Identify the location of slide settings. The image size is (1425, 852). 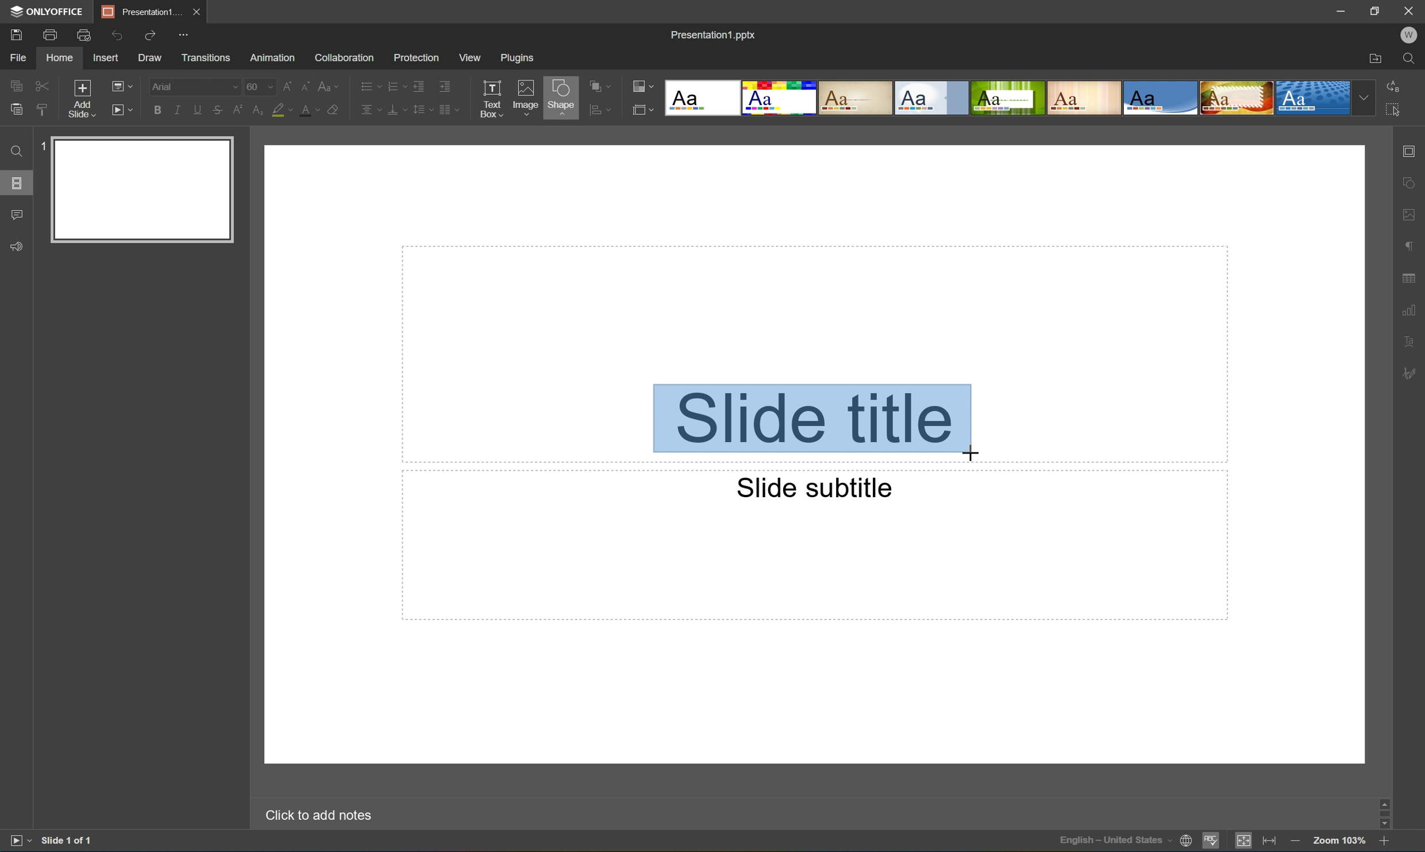
(1412, 152).